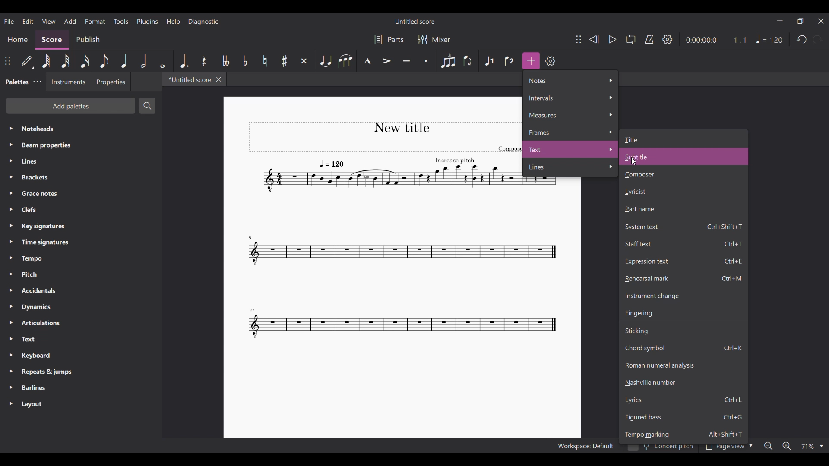  Describe the element at coordinates (66, 61) in the screenshot. I see `32nd note` at that location.